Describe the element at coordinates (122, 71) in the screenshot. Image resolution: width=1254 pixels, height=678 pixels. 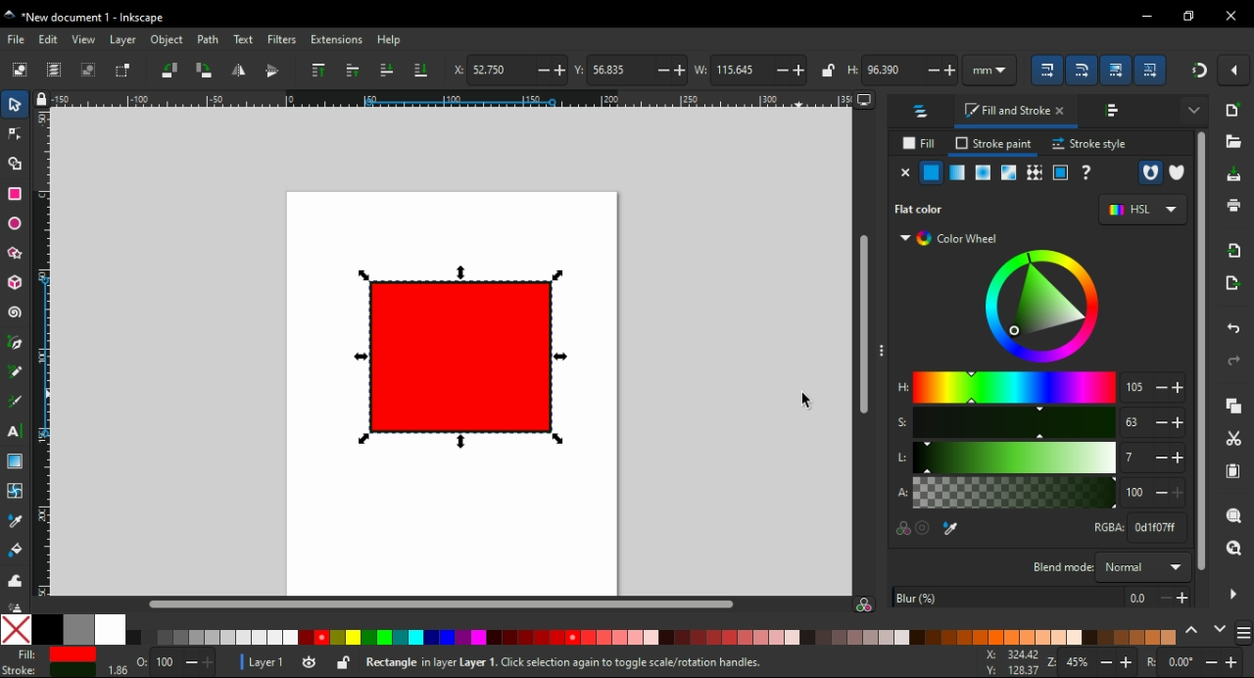
I see `toggle selection box to select all touched objects ` at that location.